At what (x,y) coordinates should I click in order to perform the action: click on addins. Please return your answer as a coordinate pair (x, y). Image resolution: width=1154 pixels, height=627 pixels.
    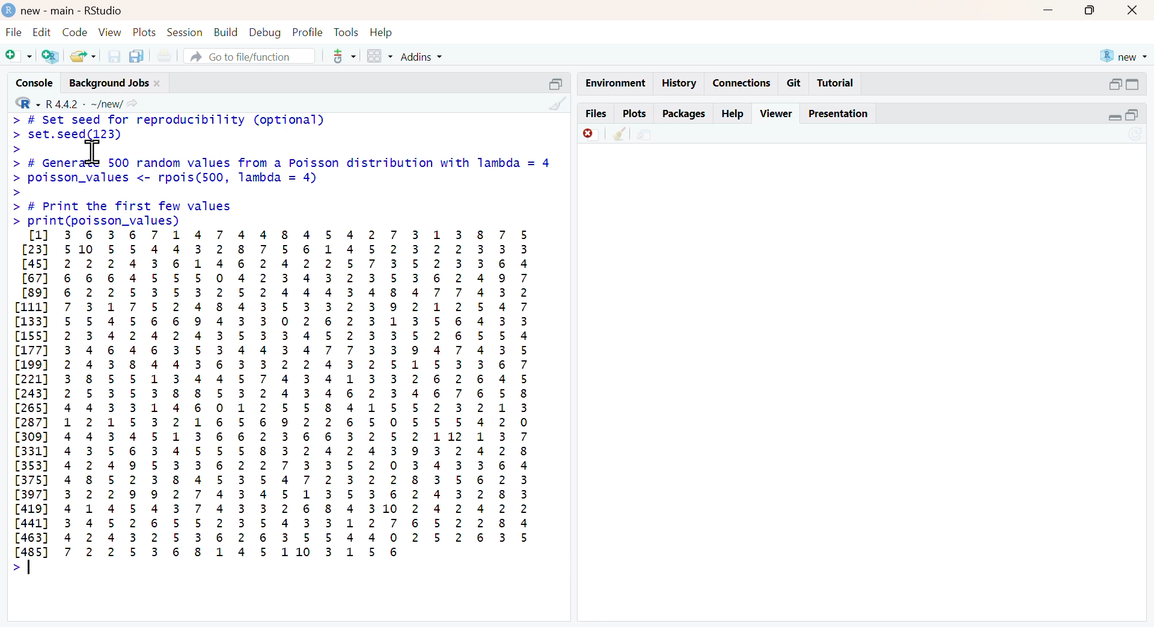
    Looking at the image, I should click on (421, 58).